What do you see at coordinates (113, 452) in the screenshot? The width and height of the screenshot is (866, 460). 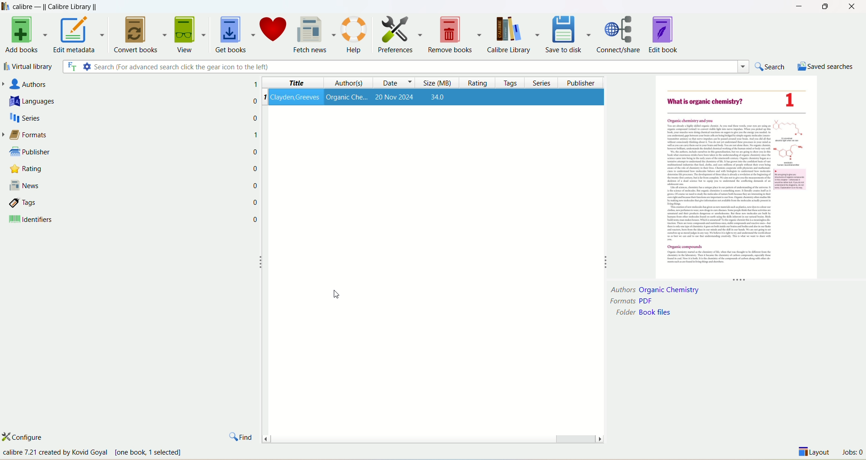 I see `` at bounding box center [113, 452].